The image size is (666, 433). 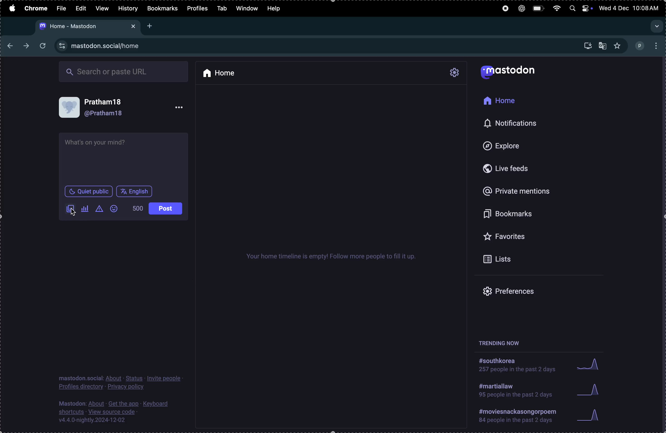 I want to click on #moviessancforpoem, so click(x=516, y=418).